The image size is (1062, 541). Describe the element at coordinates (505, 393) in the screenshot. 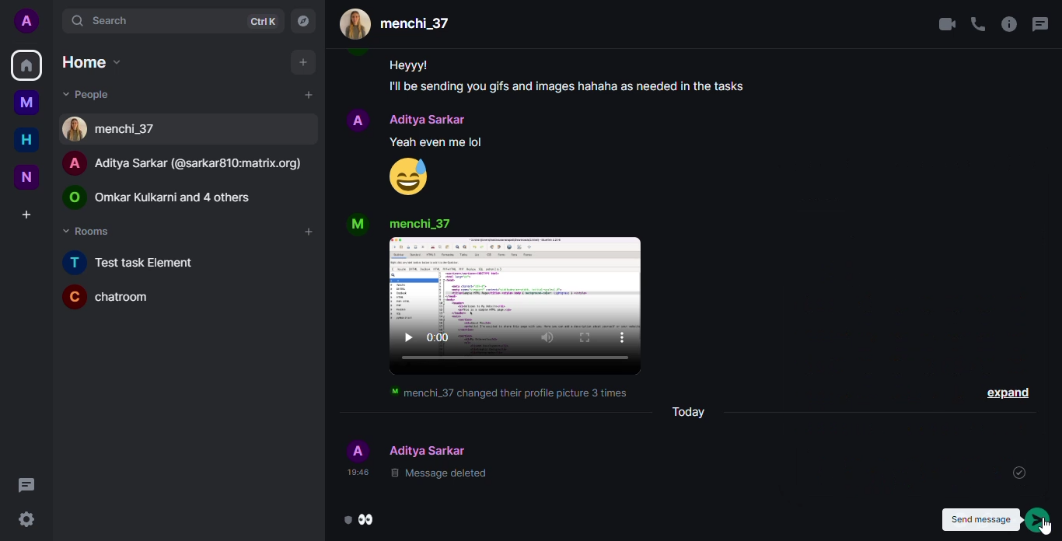

I see `menchi_37 changed their profile picture 3 times` at that location.